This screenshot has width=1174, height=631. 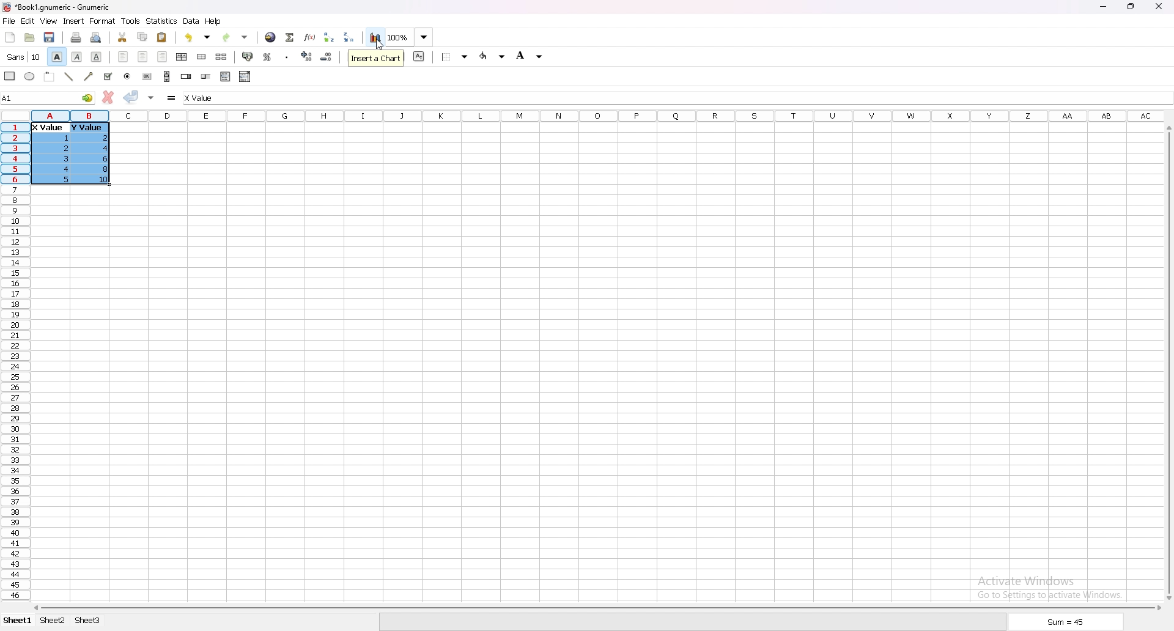 I want to click on accept change, so click(x=131, y=96).